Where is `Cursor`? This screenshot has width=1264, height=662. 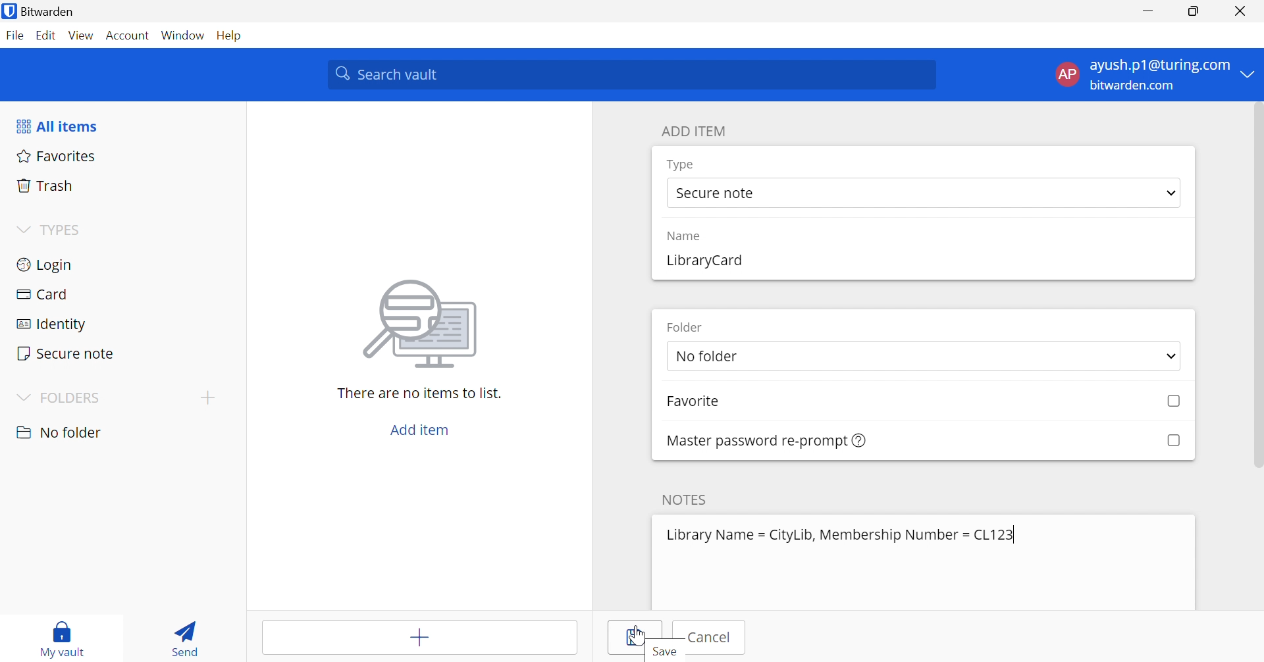 Cursor is located at coordinates (637, 636).